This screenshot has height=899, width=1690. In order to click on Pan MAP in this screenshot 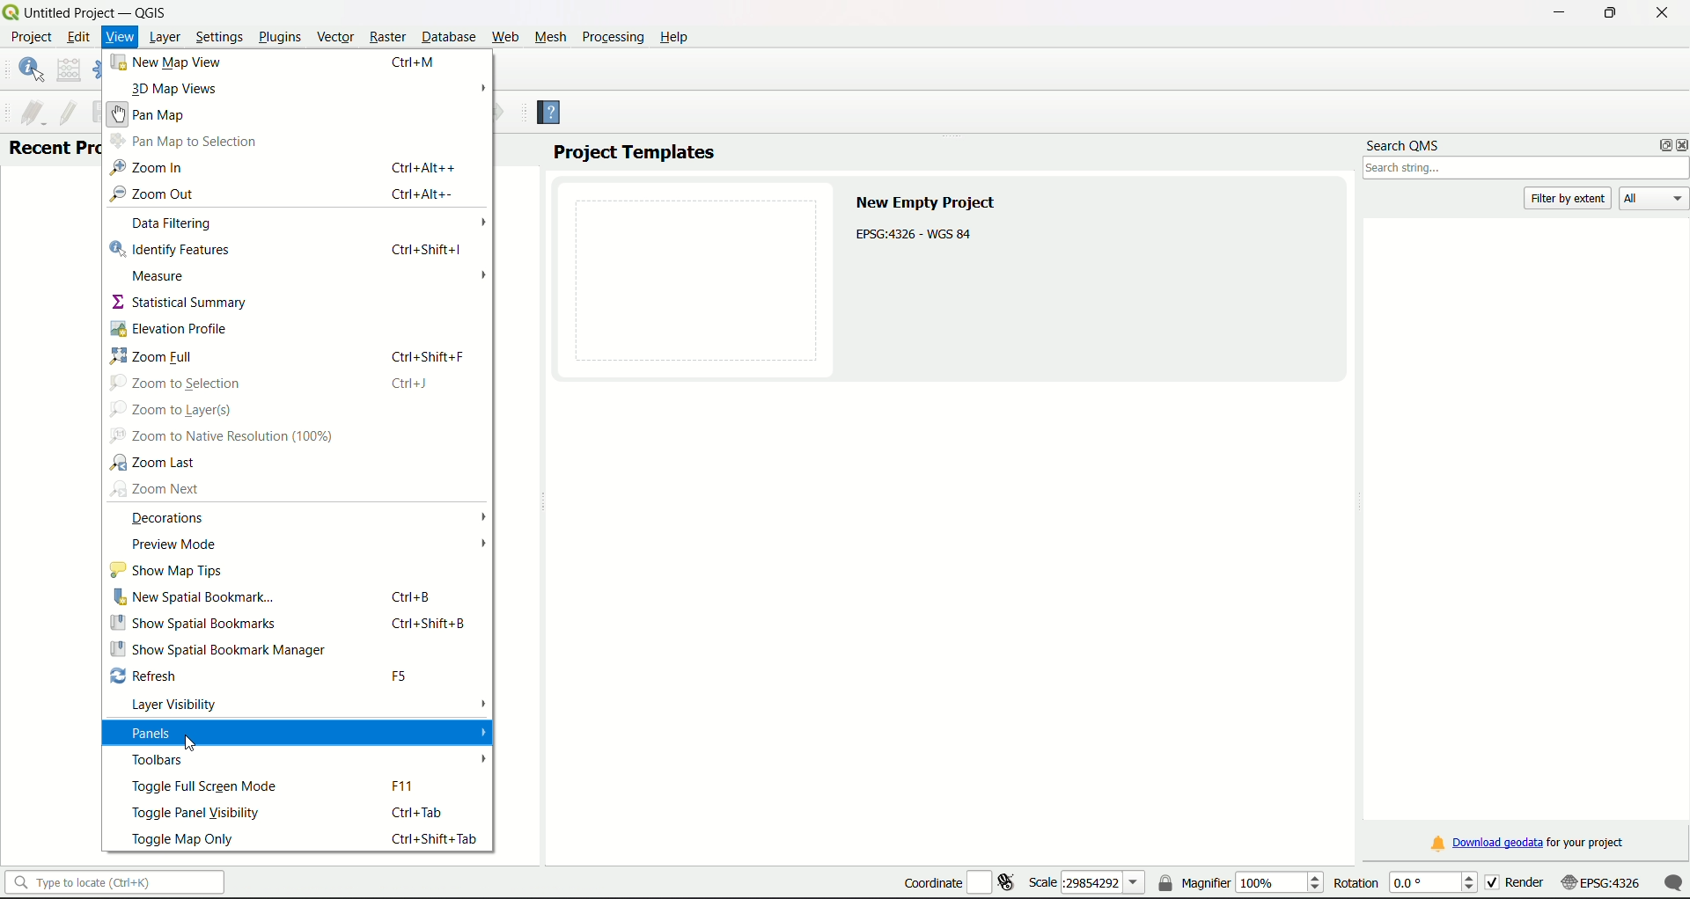, I will do `click(155, 113)`.